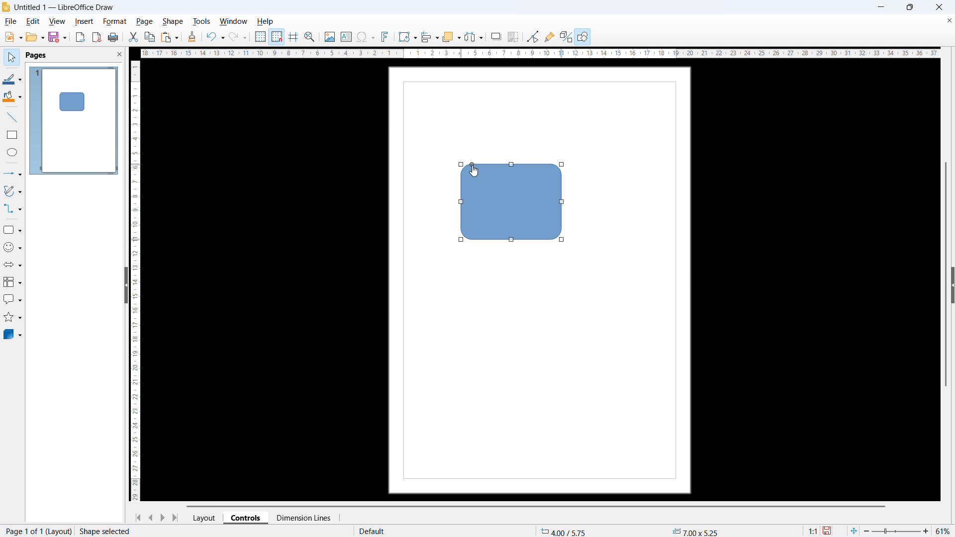 This screenshot has height=537, width=955. Describe the element at coordinates (234, 21) in the screenshot. I see `Window ` at that location.